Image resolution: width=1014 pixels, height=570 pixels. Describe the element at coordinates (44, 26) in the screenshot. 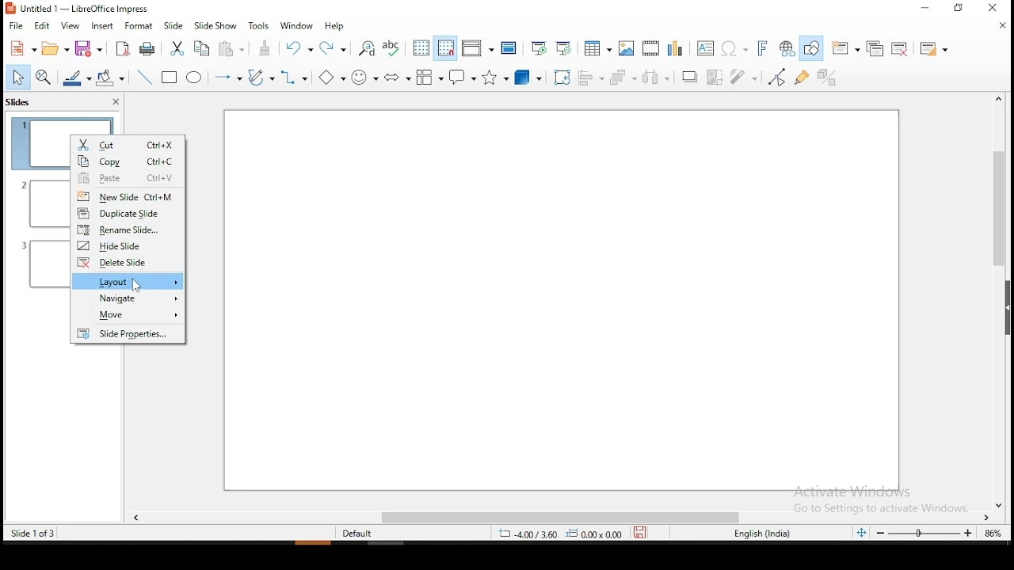

I see `edit` at that location.